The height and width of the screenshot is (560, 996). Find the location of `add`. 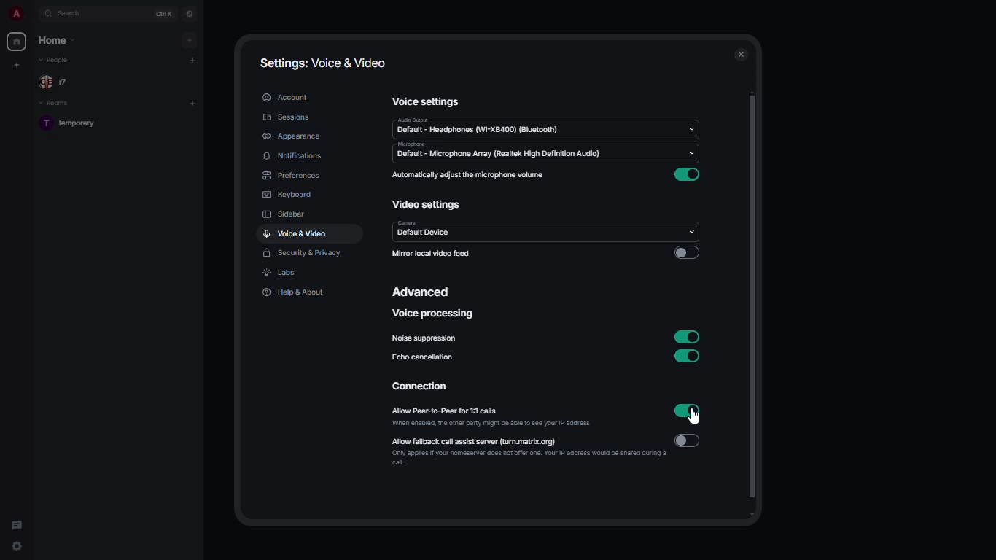

add is located at coordinates (195, 60).